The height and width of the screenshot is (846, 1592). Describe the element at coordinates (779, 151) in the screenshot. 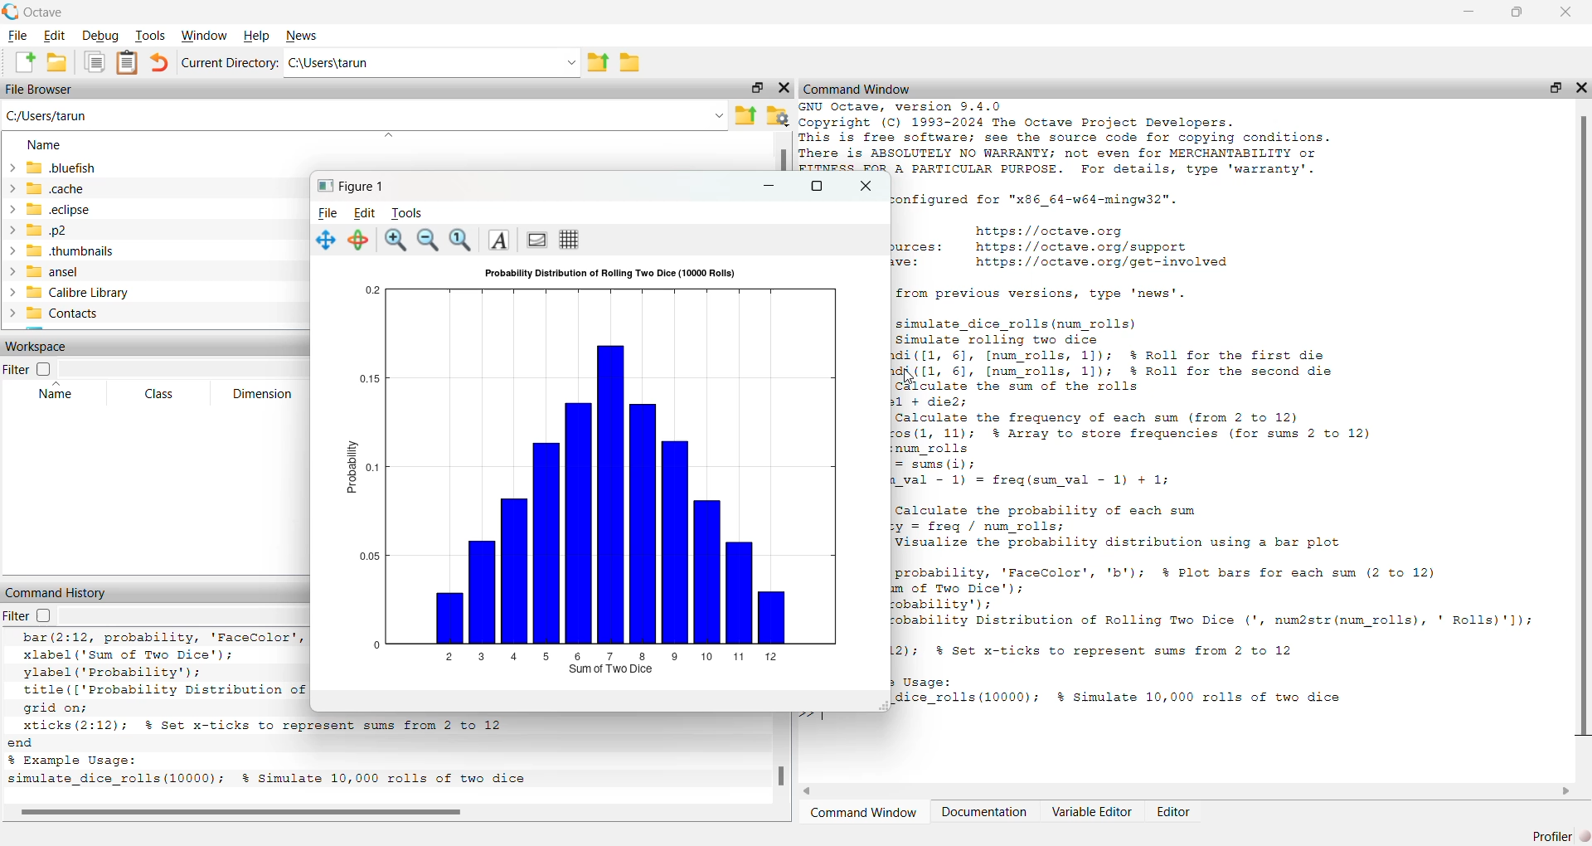

I see `scroll bar` at that location.